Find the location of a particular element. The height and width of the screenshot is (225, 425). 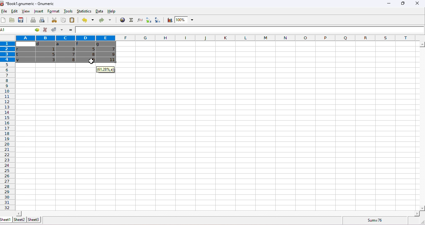

edit is located at coordinates (13, 12).